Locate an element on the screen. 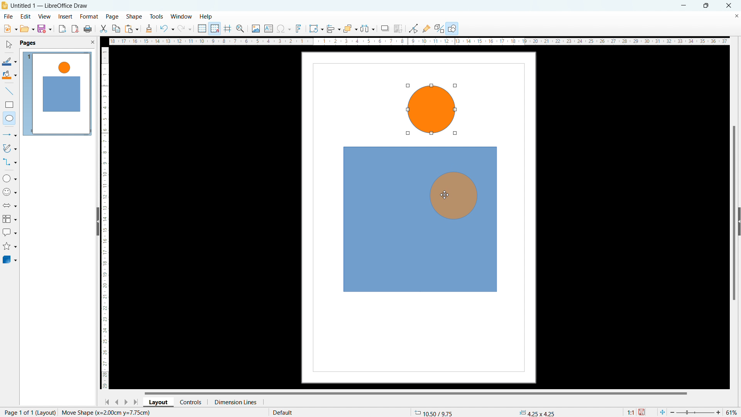 The height and width of the screenshot is (417, 741). transformations is located at coordinates (316, 29).